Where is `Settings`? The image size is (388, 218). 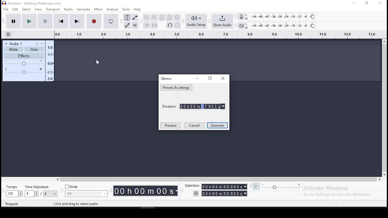
Settings is located at coordinates (39, 43).